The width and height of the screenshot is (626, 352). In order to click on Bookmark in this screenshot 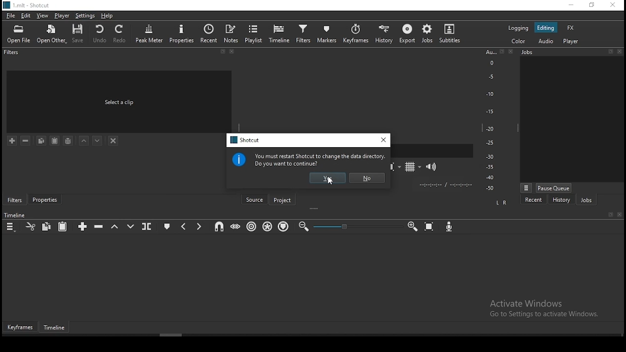, I will do `click(610, 215)`.